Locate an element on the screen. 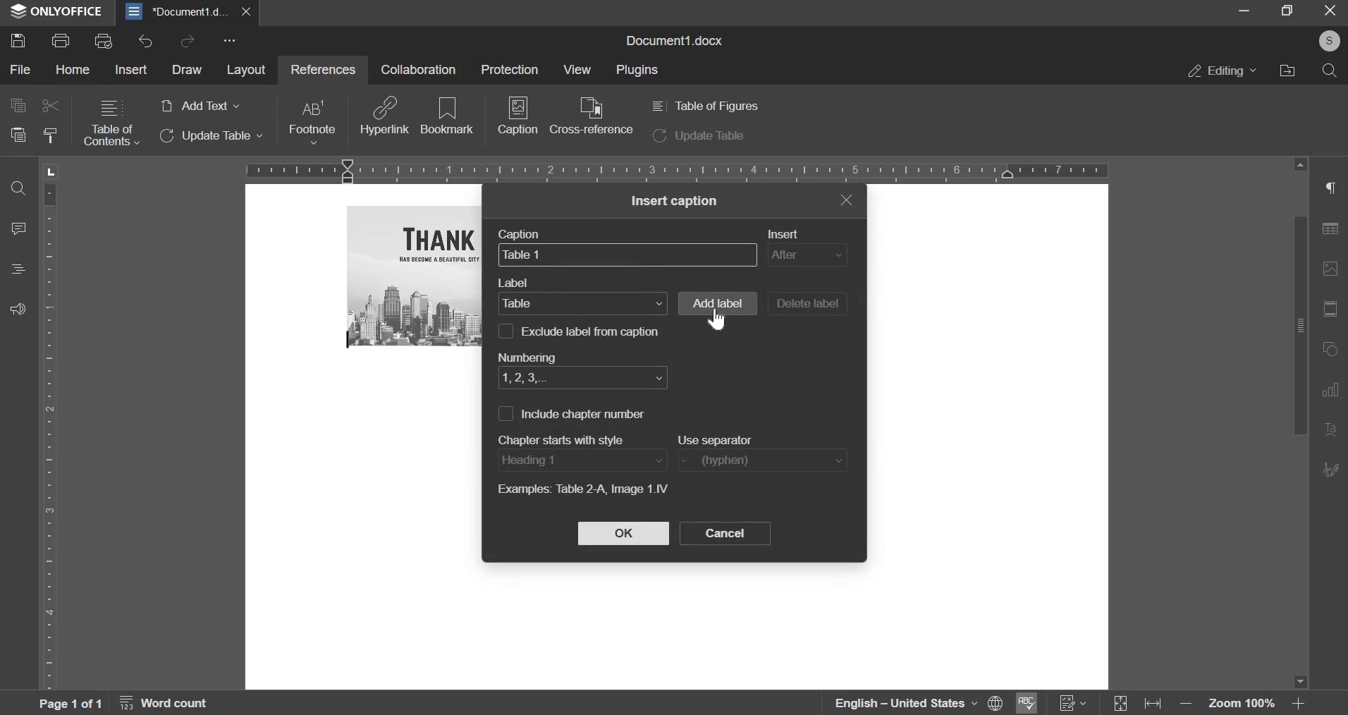  document1.d is located at coordinates (179, 11).